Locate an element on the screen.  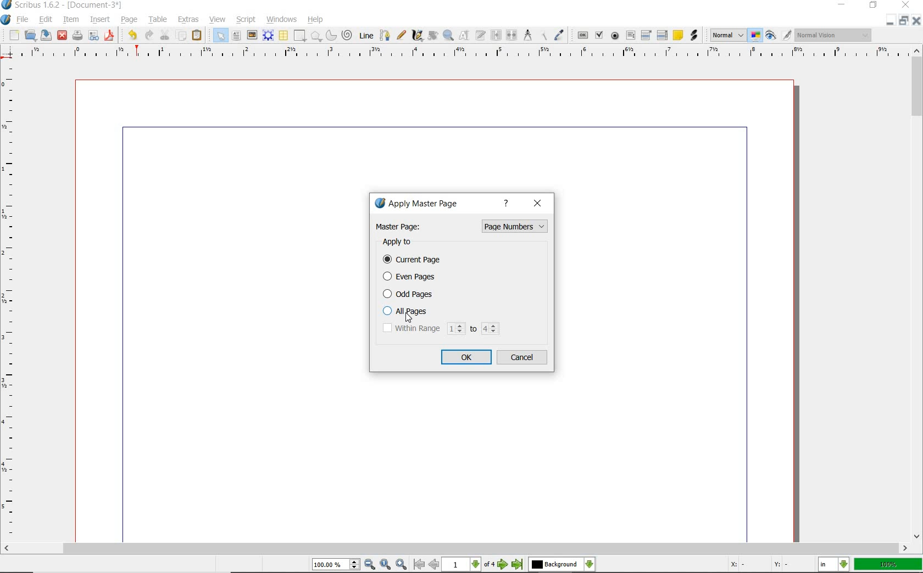
close is located at coordinates (539, 204).